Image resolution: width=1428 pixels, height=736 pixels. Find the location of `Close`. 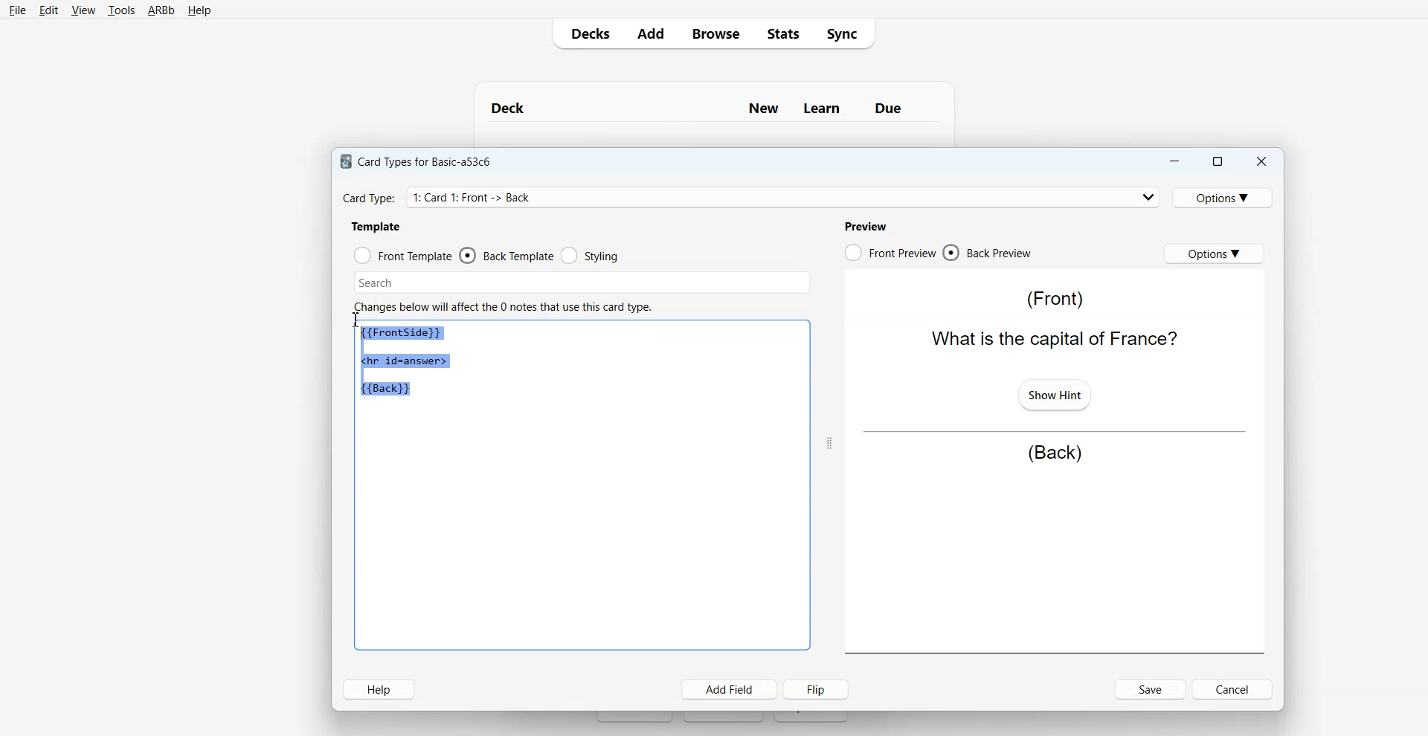

Close is located at coordinates (1261, 162).